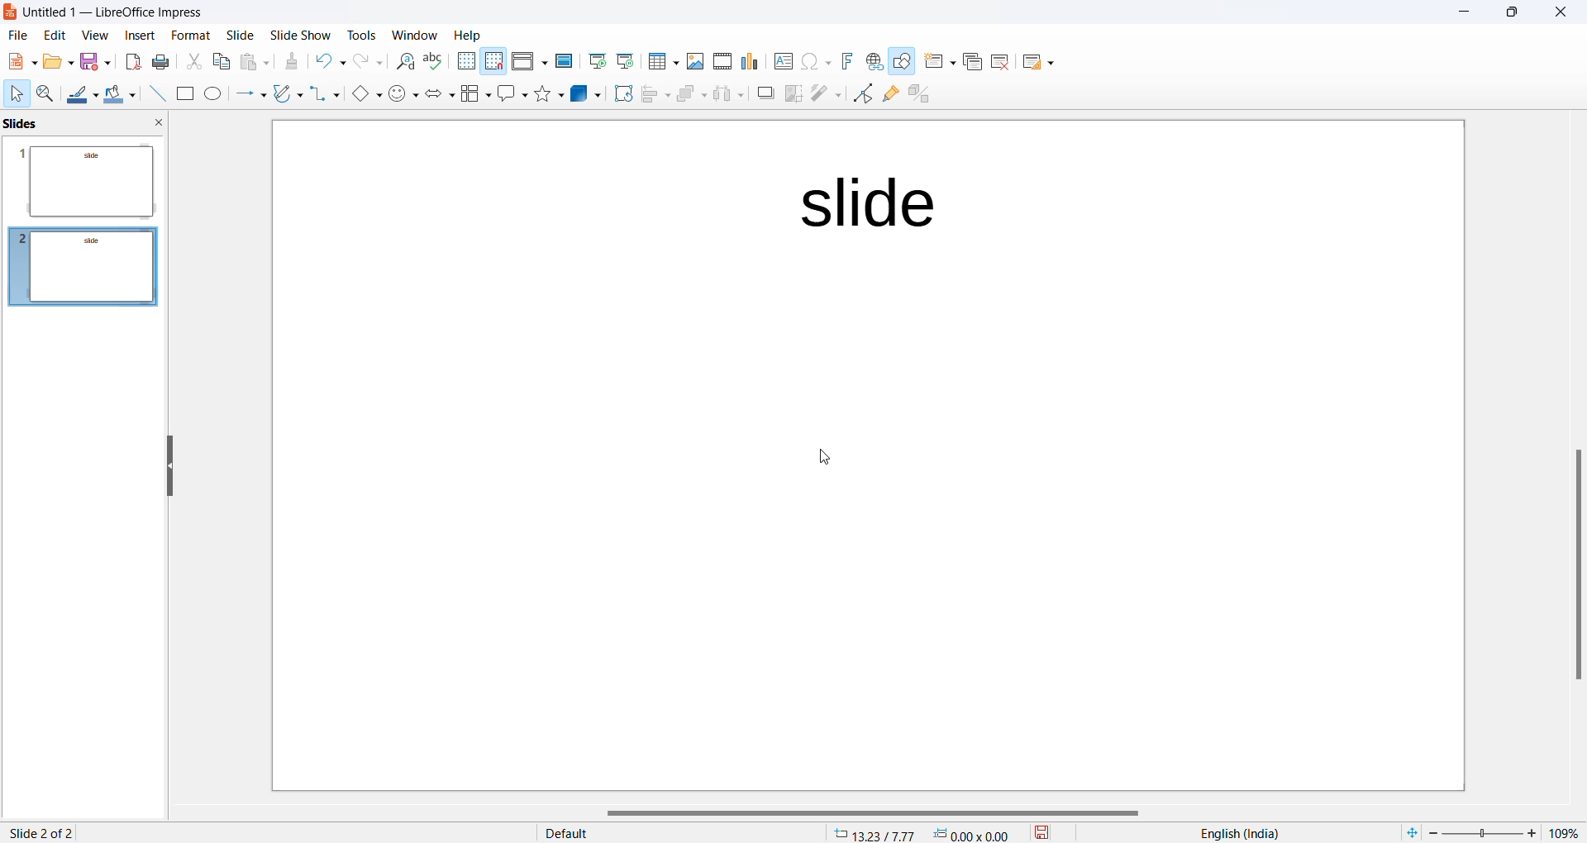 The height and width of the screenshot is (843, 1587). What do you see at coordinates (791, 94) in the screenshot?
I see `crop image` at bounding box center [791, 94].